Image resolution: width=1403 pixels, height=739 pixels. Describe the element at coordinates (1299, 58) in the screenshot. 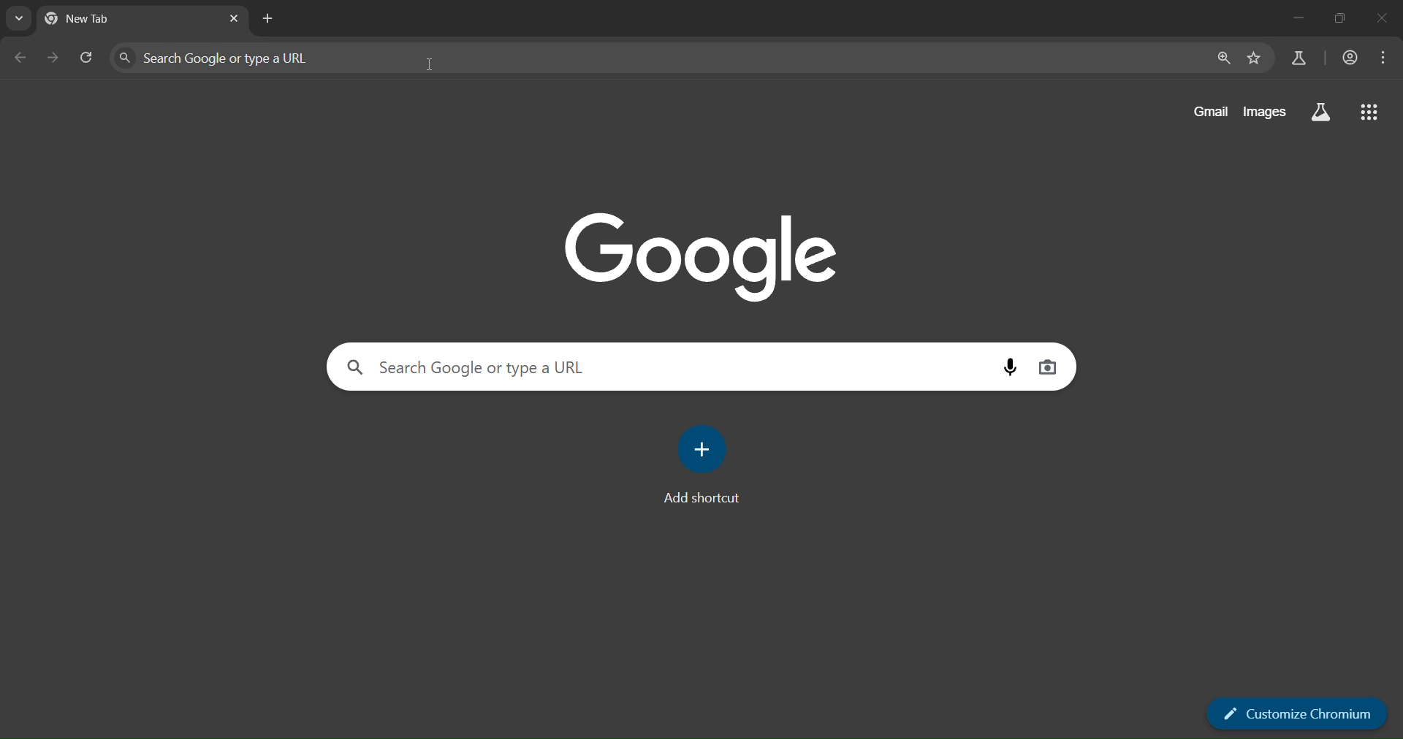

I see `search labs` at that location.